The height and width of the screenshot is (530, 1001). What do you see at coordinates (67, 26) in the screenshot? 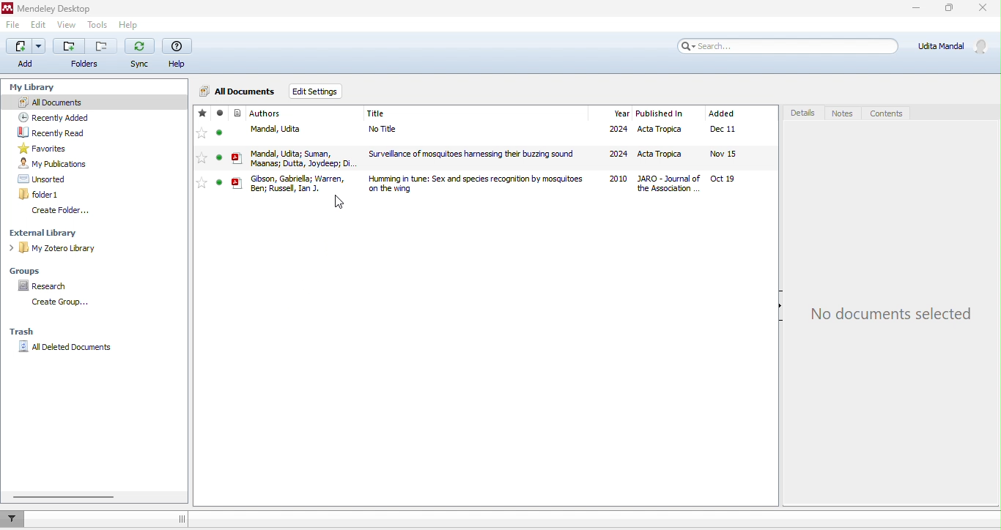
I see `view` at bounding box center [67, 26].